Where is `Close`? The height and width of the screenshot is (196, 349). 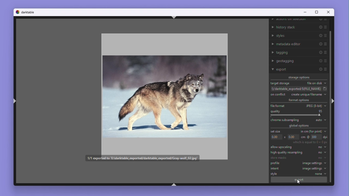
Close is located at coordinates (329, 12).